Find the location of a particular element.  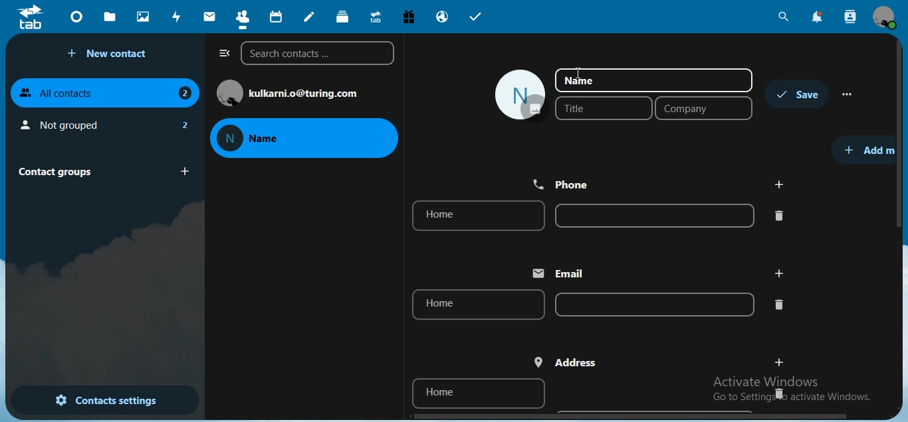

more is located at coordinates (849, 94).